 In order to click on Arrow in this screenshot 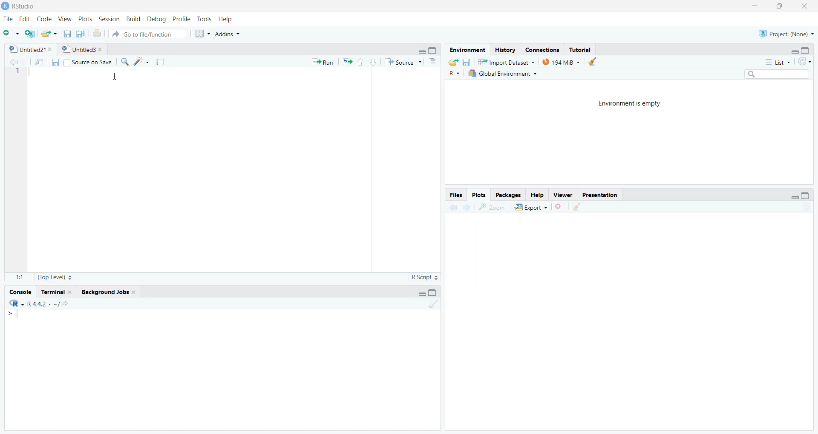, I will do `click(10, 315)`.